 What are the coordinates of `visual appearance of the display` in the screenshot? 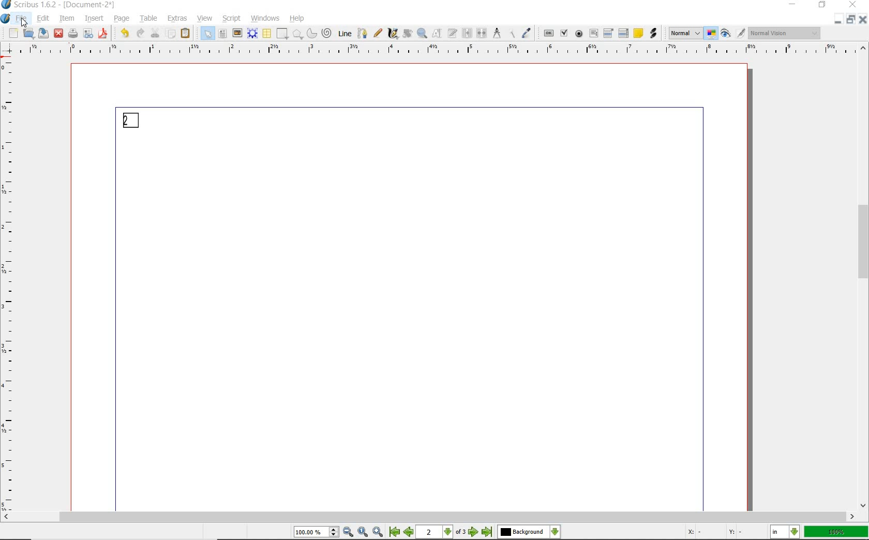 It's located at (786, 33).